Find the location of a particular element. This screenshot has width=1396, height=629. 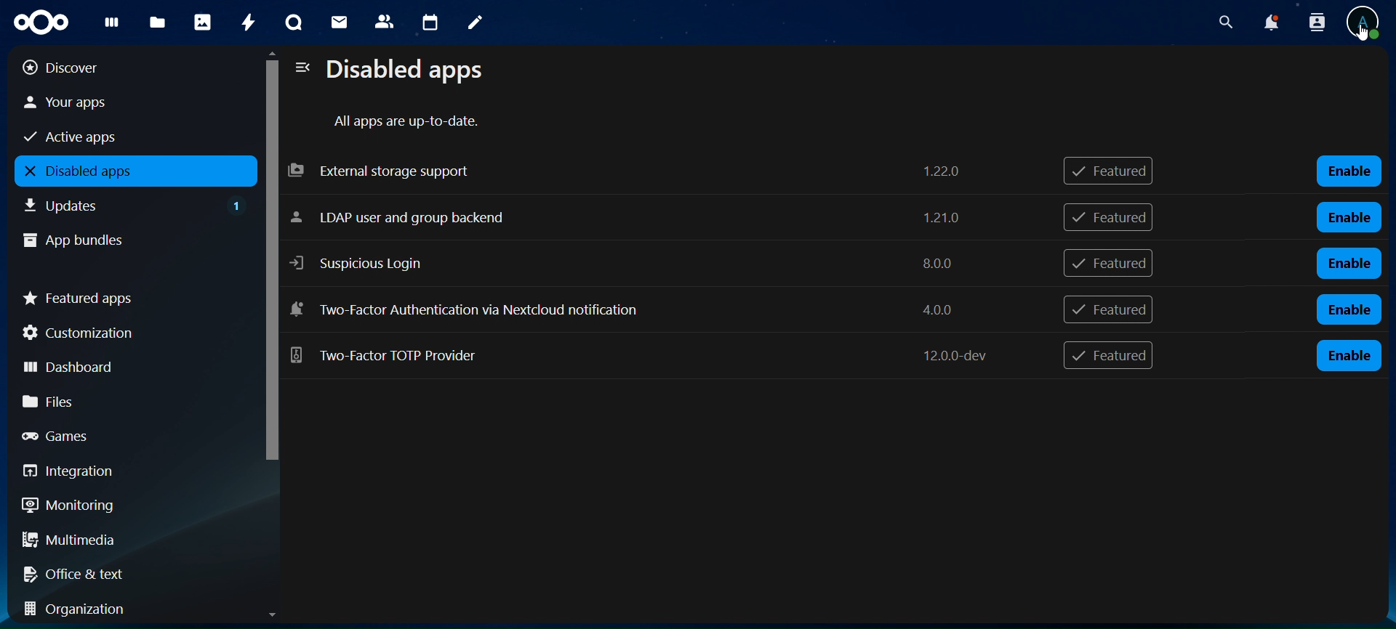

customization is located at coordinates (129, 333).